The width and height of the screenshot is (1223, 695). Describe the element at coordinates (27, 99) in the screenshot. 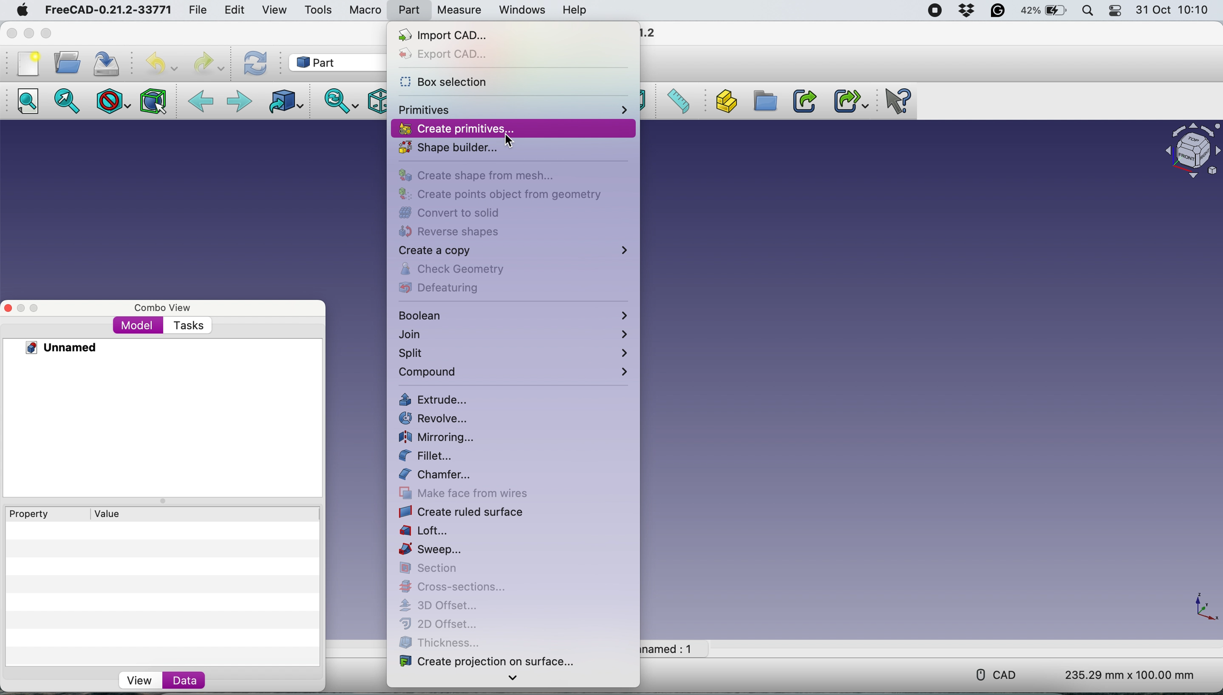

I see `Fit all` at that location.